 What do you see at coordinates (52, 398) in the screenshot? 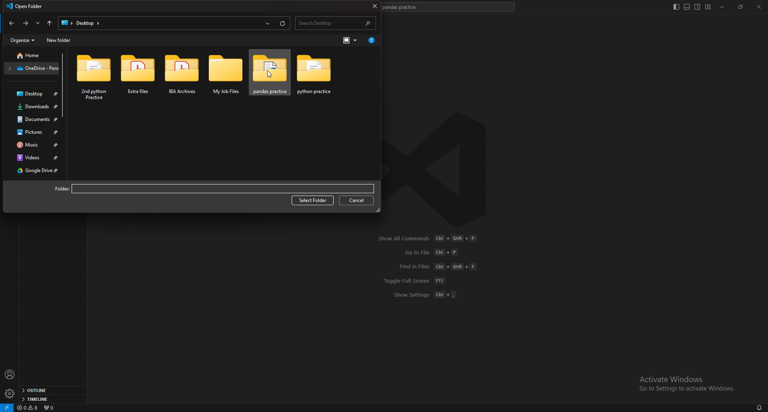
I see `timeline` at bounding box center [52, 398].